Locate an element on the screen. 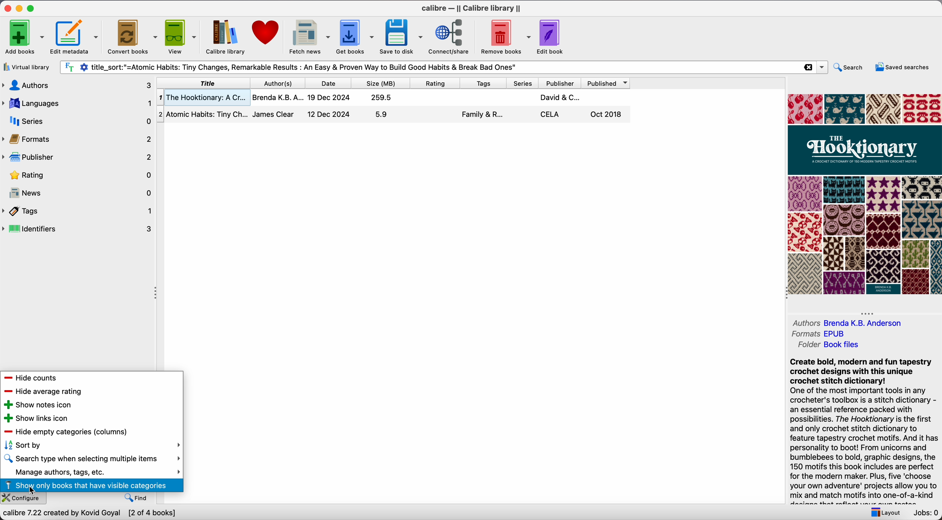 Image resolution: width=942 pixels, height=520 pixels. The Hooktionary: A Cr... is located at coordinates (204, 97).